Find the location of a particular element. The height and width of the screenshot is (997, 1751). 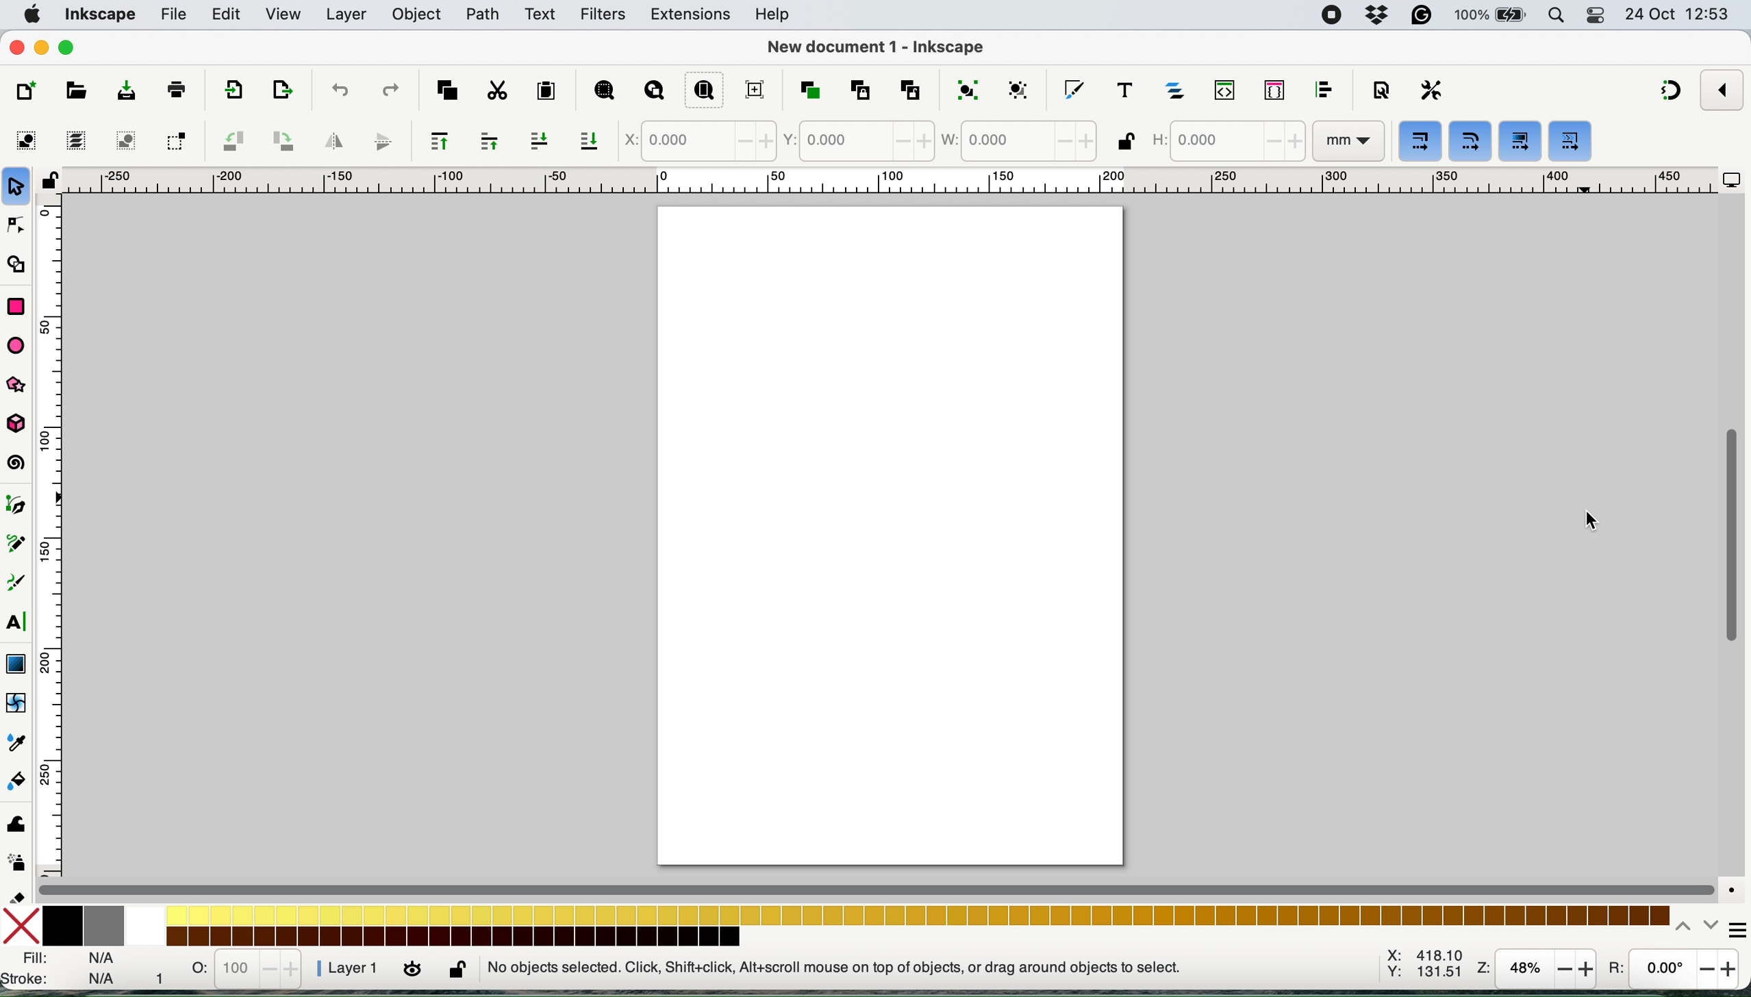

text and font is located at coordinates (1124, 88).